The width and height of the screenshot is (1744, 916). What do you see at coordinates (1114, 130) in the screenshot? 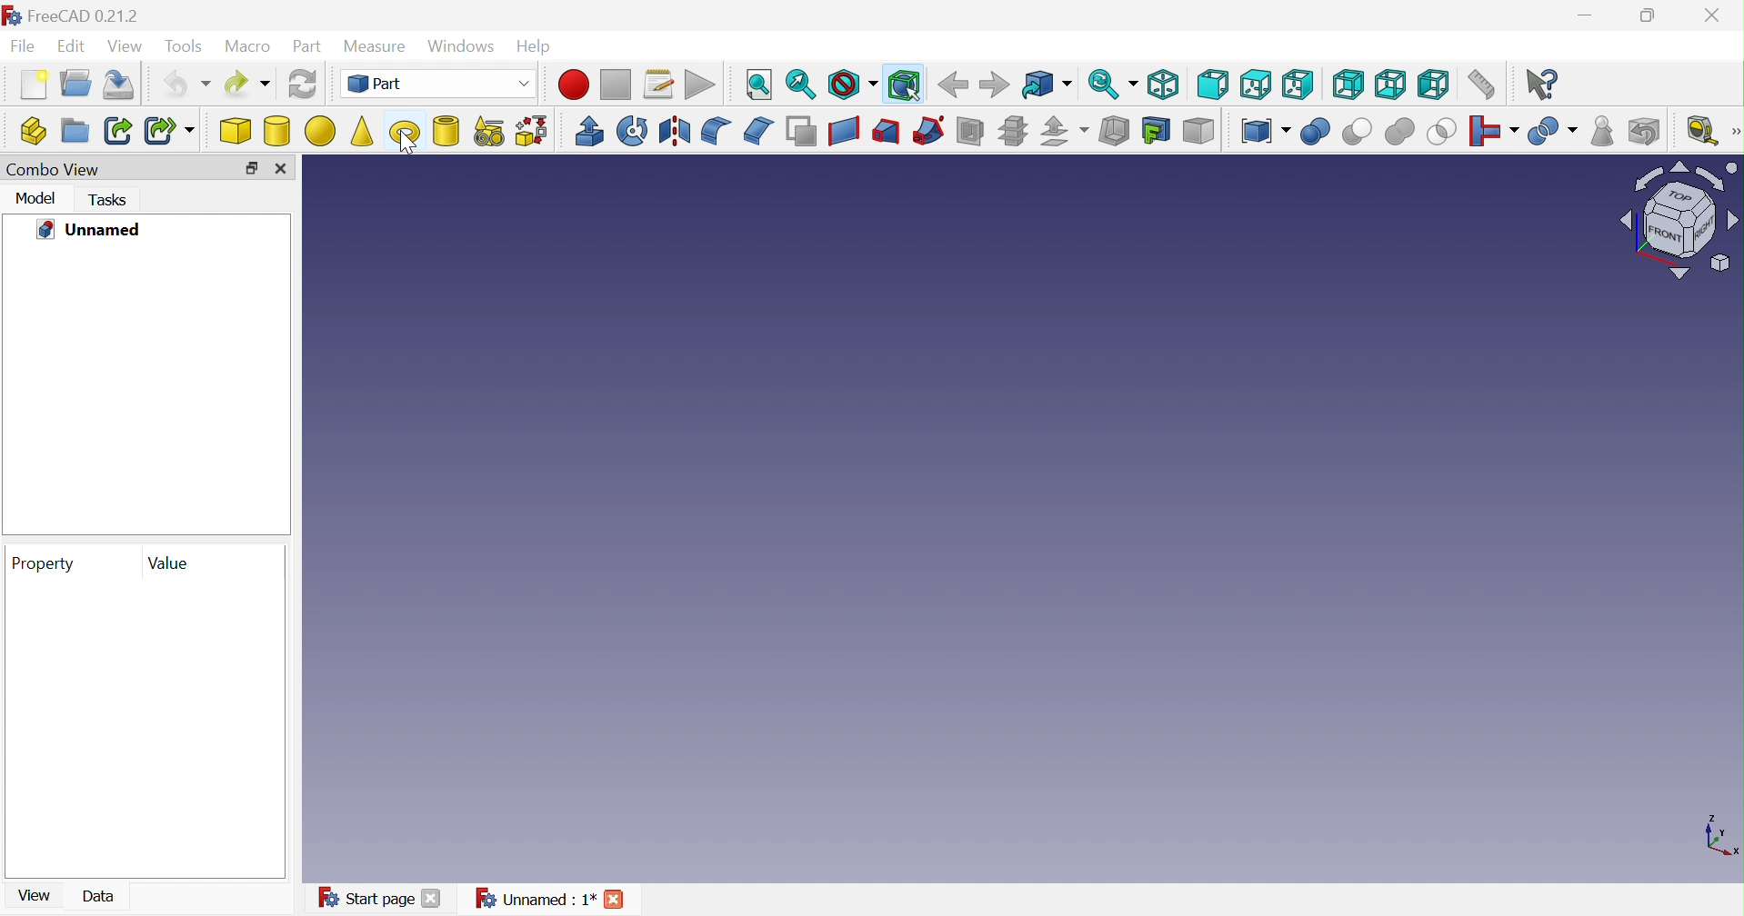
I see `Thickness` at bounding box center [1114, 130].